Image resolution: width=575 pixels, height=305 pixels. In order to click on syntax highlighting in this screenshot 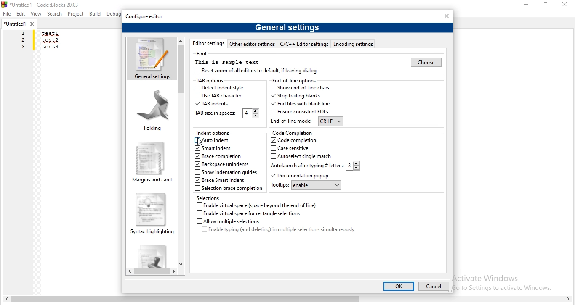, I will do `click(152, 213)`.